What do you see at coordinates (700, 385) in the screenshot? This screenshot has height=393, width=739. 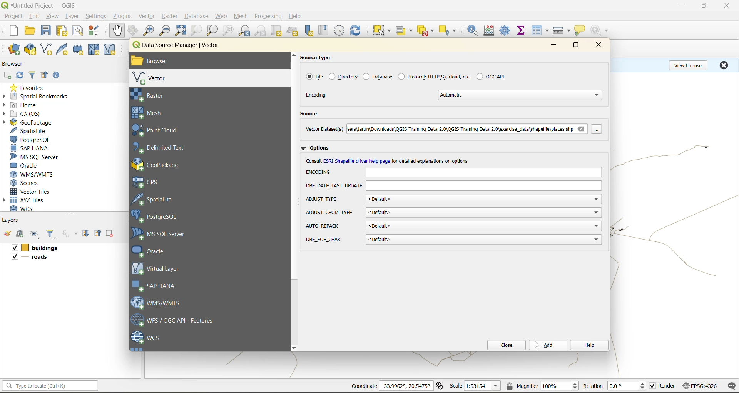 I see `crs` at bounding box center [700, 385].